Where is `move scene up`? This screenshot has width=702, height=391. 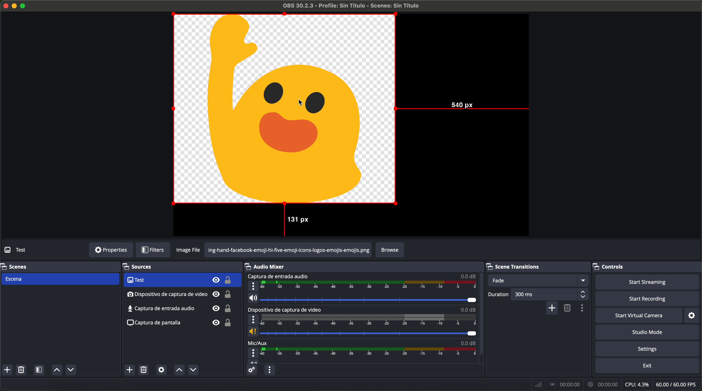
move scene up is located at coordinates (57, 370).